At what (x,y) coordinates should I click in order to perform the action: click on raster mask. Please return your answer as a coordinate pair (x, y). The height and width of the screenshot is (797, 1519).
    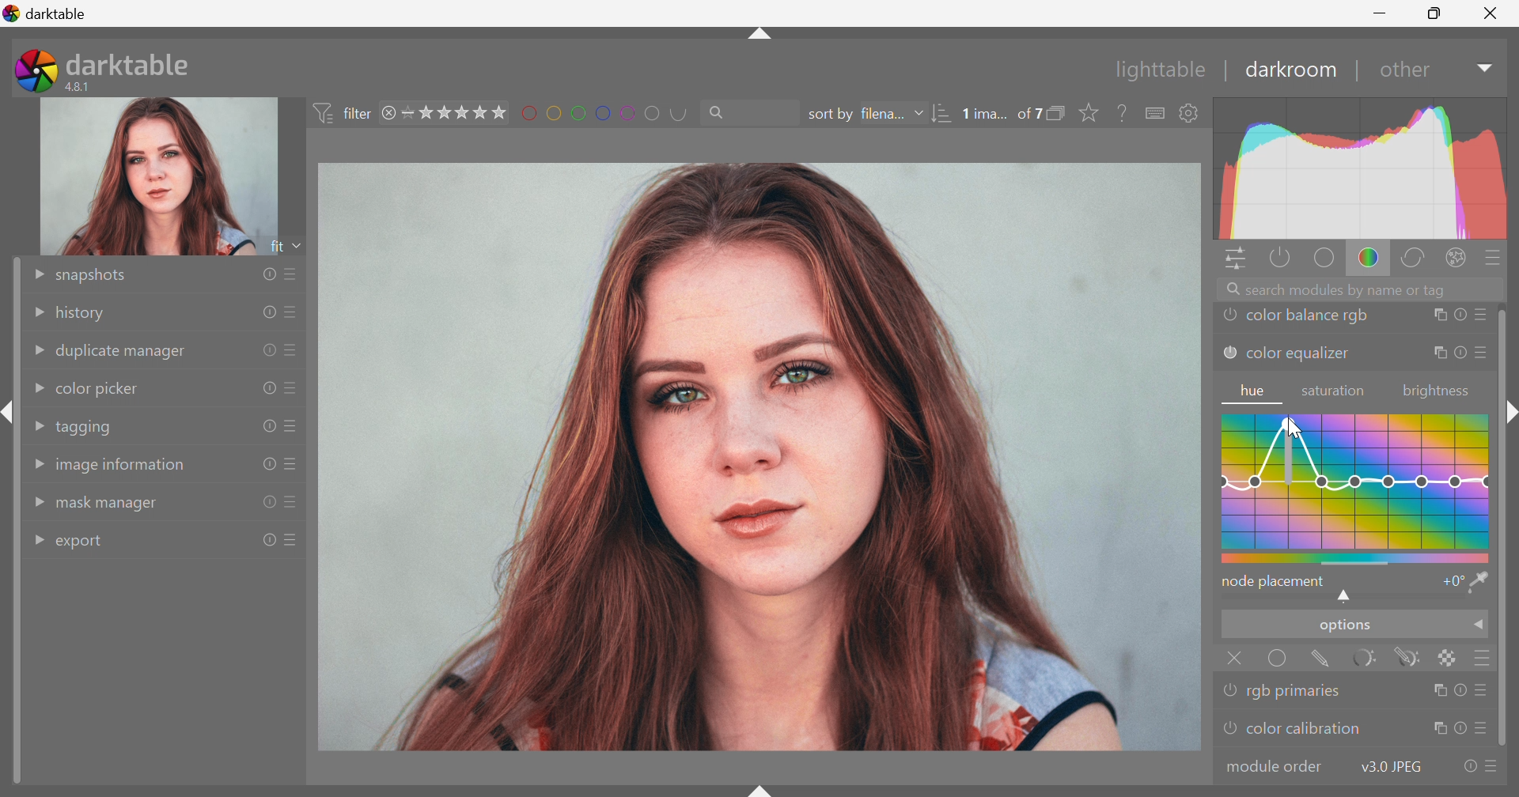
    Looking at the image, I should click on (1450, 658).